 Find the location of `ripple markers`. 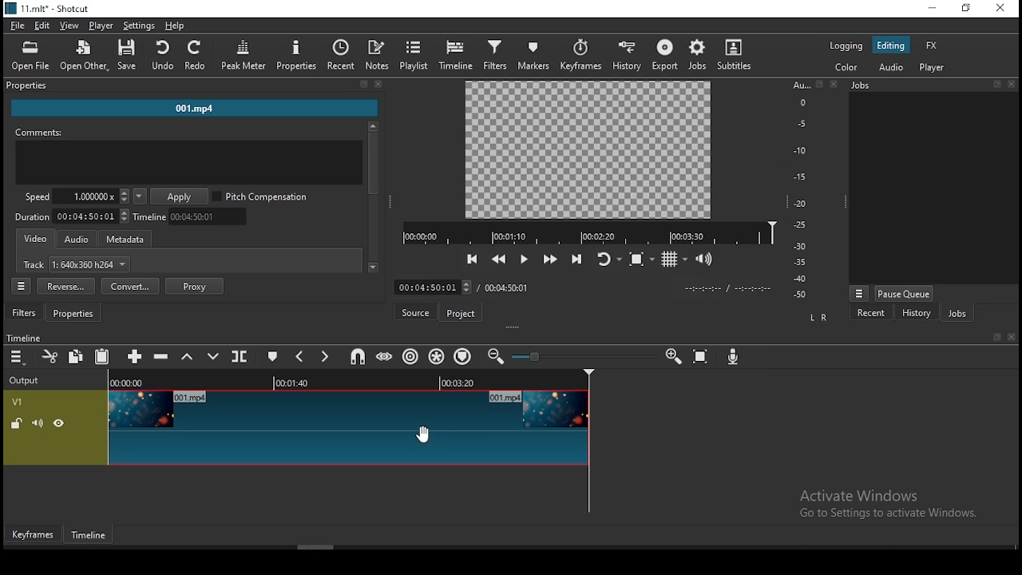

ripple markers is located at coordinates (465, 355).